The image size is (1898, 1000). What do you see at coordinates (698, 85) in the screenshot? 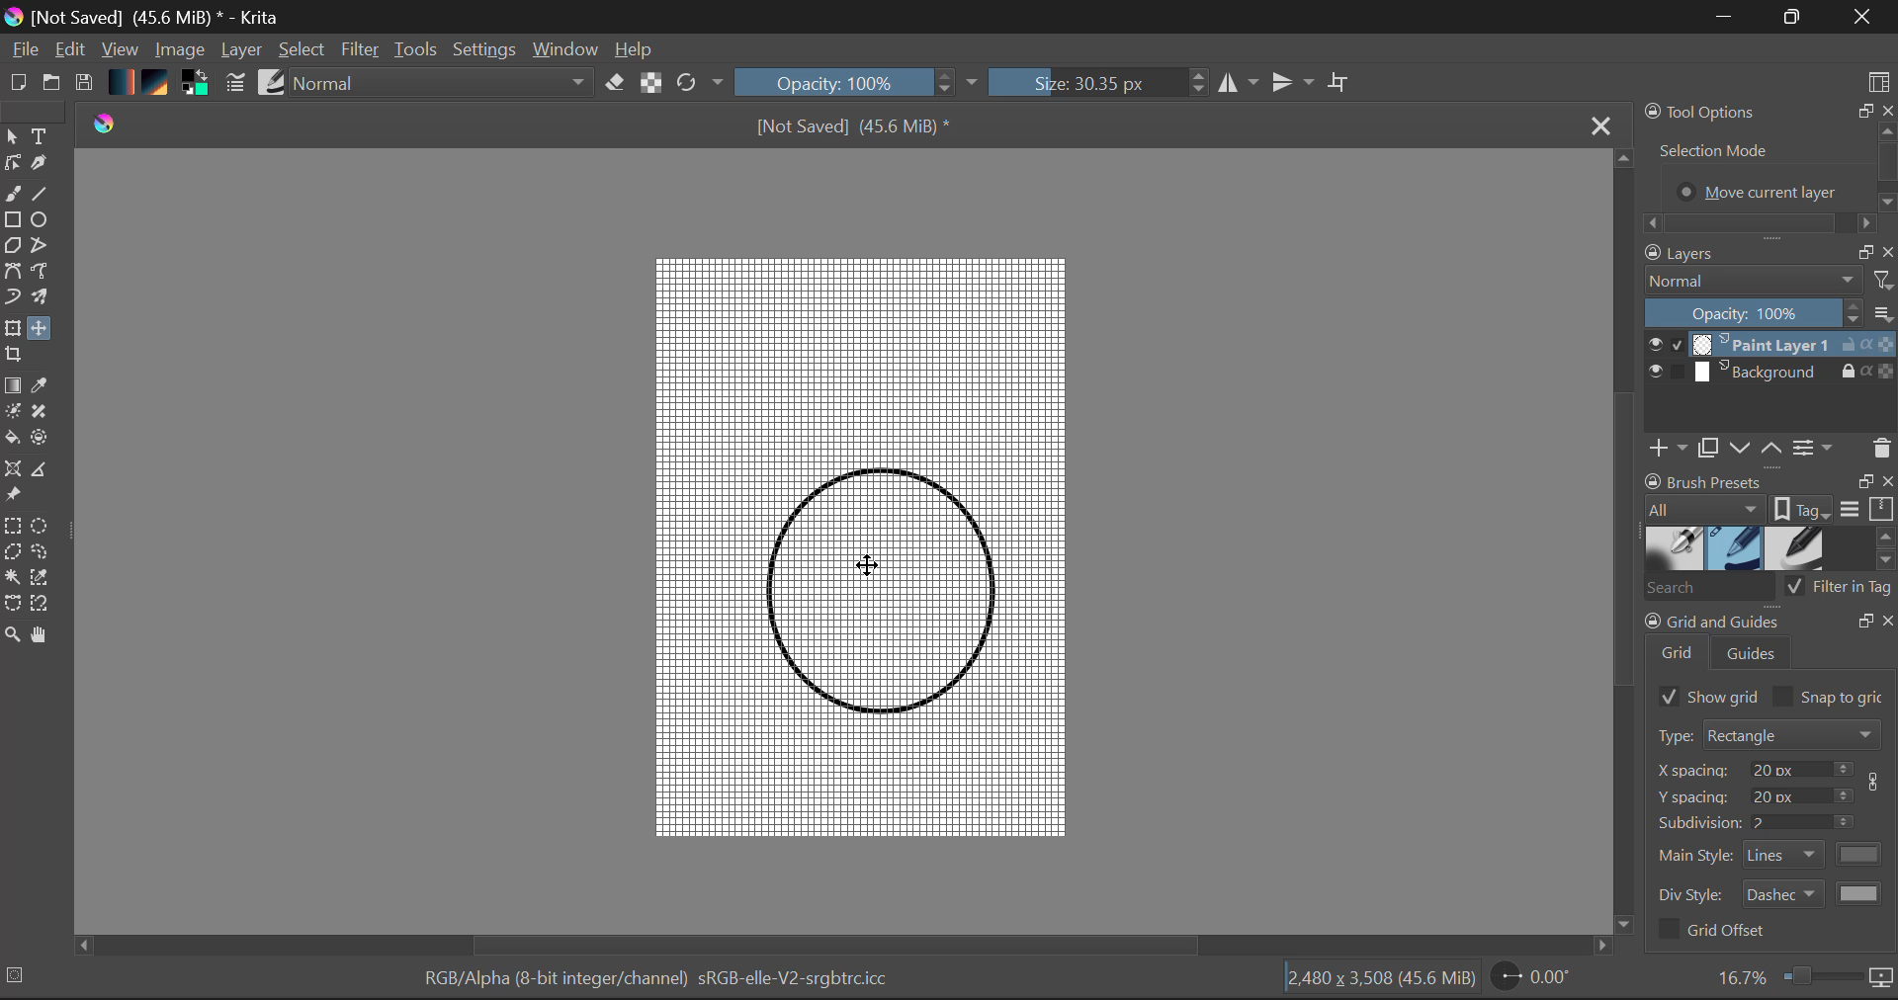
I see `Refresh` at bounding box center [698, 85].